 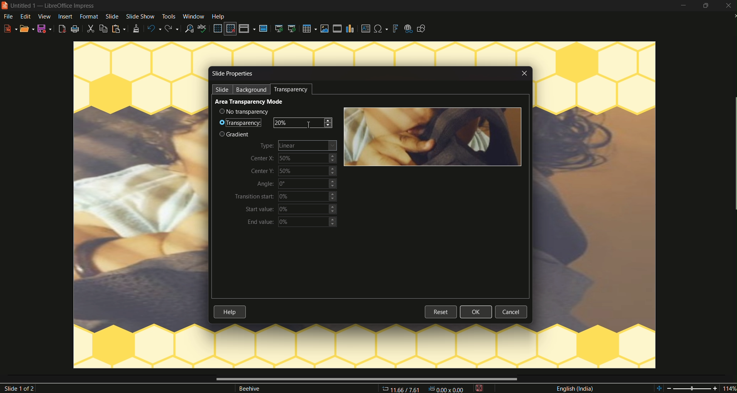 I want to click on clone formatting, so click(x=135, y=29).